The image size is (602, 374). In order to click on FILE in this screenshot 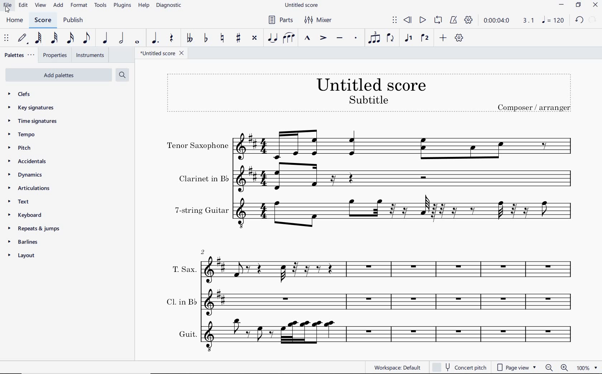, I will do `click(7, 6)`.